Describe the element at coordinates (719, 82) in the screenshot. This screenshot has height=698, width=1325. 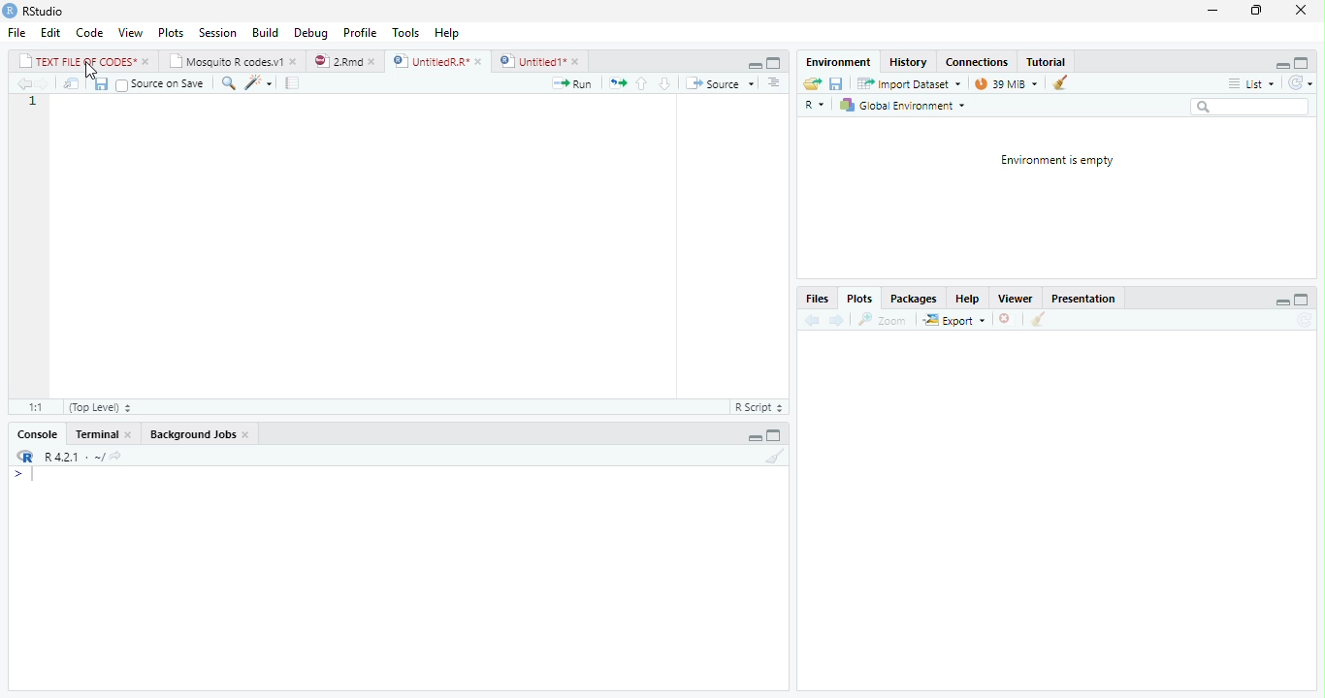
I see `Source` at that location.